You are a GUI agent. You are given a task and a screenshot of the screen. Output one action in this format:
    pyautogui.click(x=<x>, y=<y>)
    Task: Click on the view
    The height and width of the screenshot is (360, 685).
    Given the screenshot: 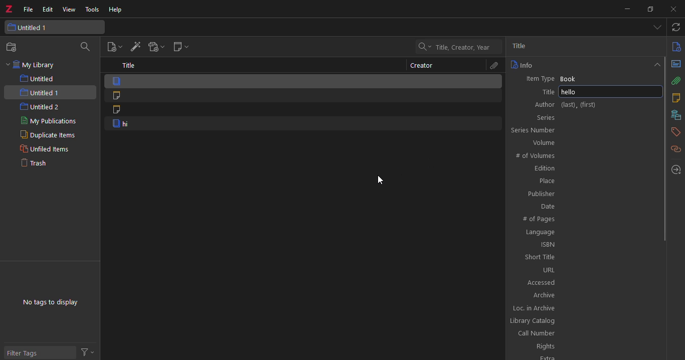 What is the action you would take?
    pyautogui.click(x=70, y=10)
    